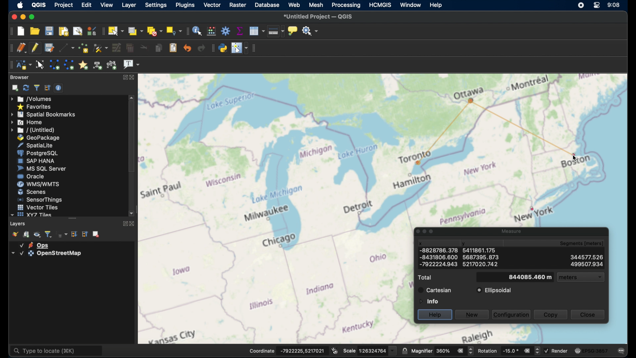 The width and height of the screenshot is (636, 358). What do you see at coordinates (276, 209) in the screenshot?
I see `open street map` at bounding box center [276, 209].